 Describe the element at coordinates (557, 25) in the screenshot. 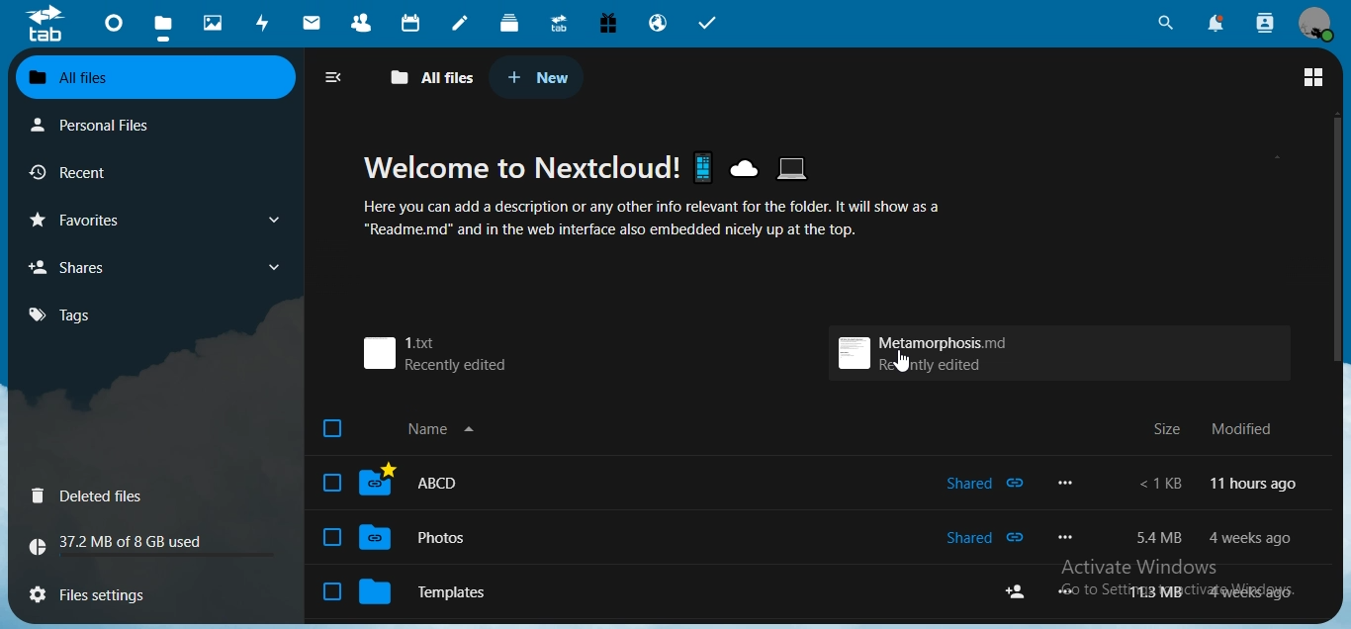

I see `upgrade` at that location.